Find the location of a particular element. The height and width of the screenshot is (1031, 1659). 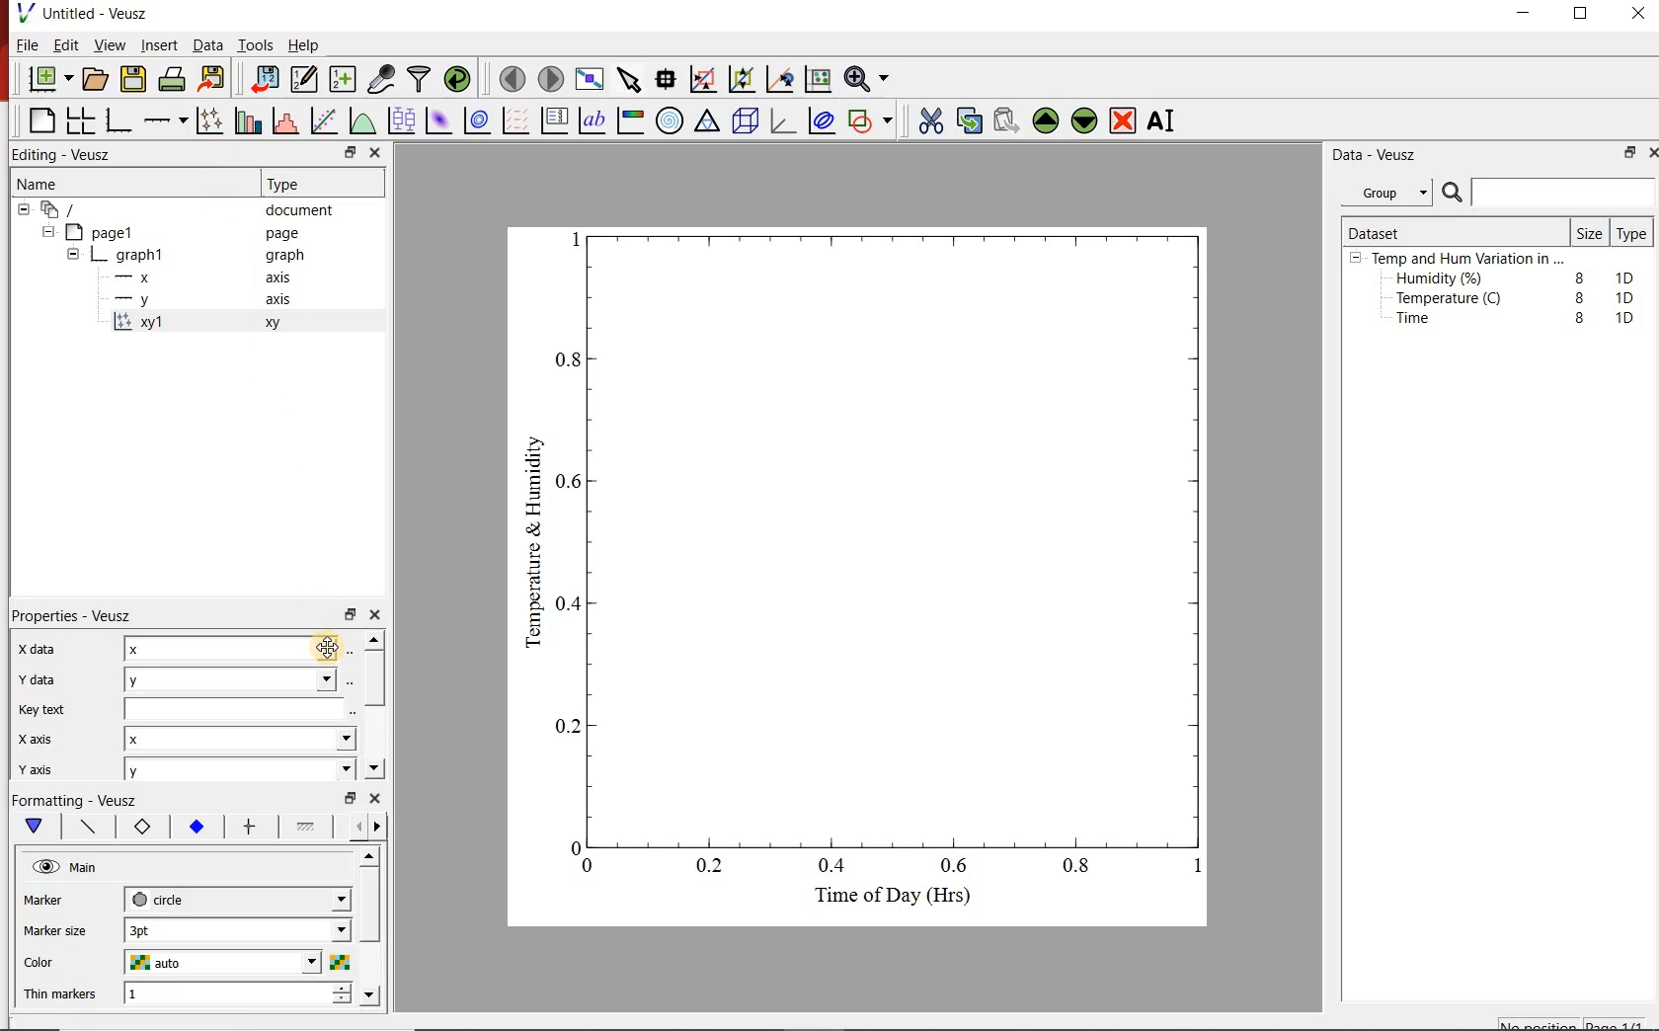

close is located at coordinates (381, 615).